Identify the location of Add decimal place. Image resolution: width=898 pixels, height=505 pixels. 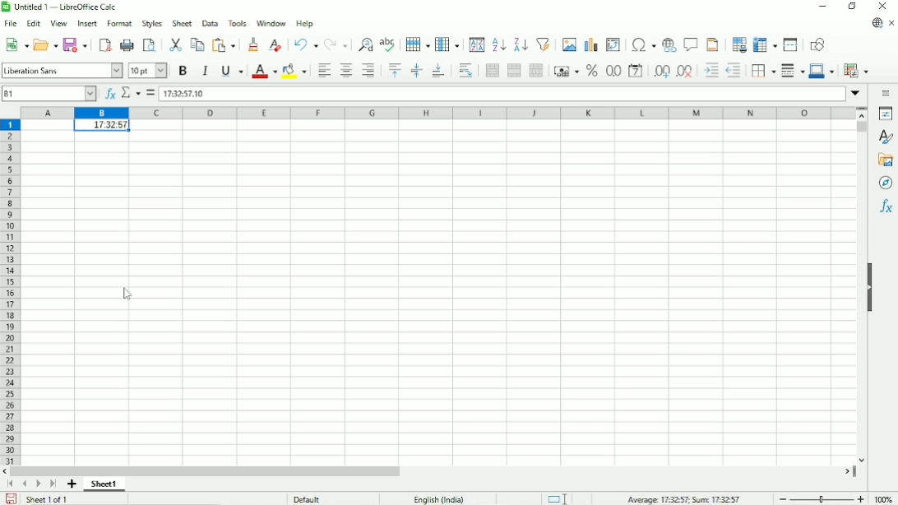
(660, 71).